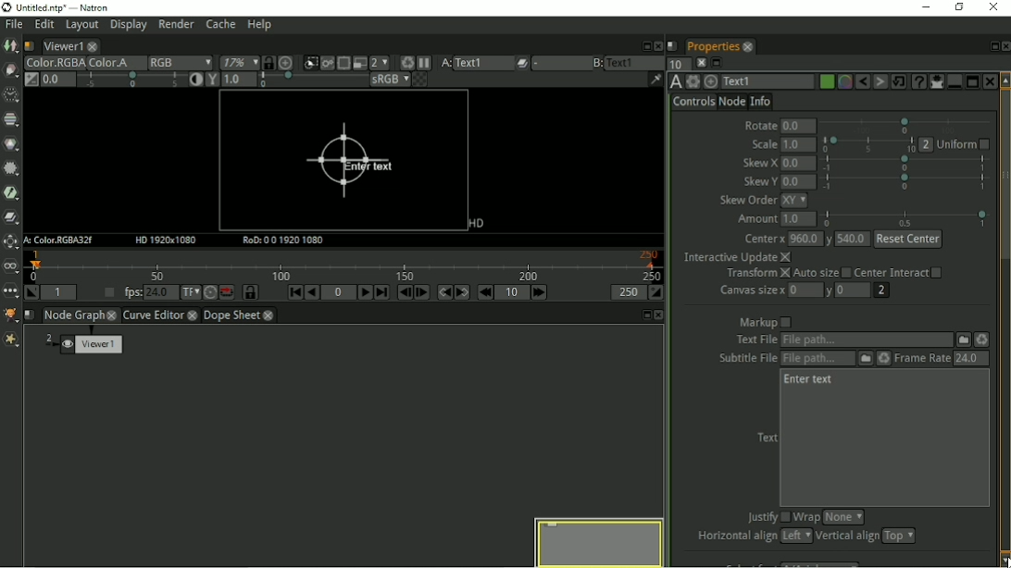 The image size is (1011, 568). What do you see at coordinates (701, 63) in the screenshot?
I see `Clear all panels` at bounding box center [701, 63].